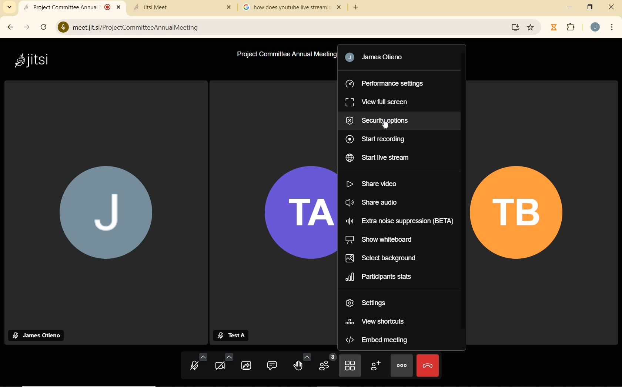  What do you see at coordinates (381, 120) in the screenshot?
I see `SECURITY OPTIONS` at bounding box center [381, 120].